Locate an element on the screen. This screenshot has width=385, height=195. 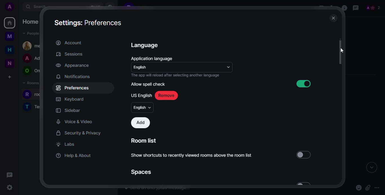
scroll bar is located at coordinates (341, 51).